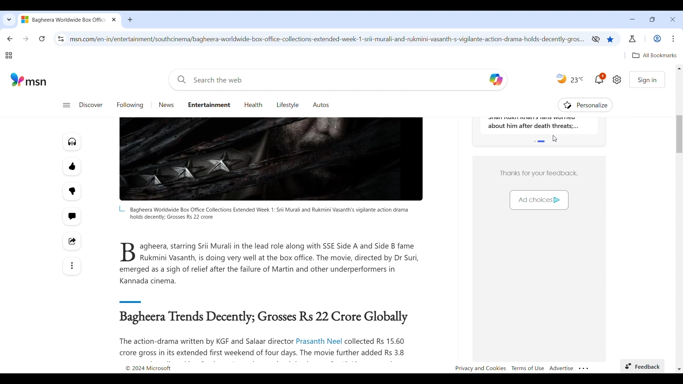  I want to click on Open navigation menu, so click(66, 105).